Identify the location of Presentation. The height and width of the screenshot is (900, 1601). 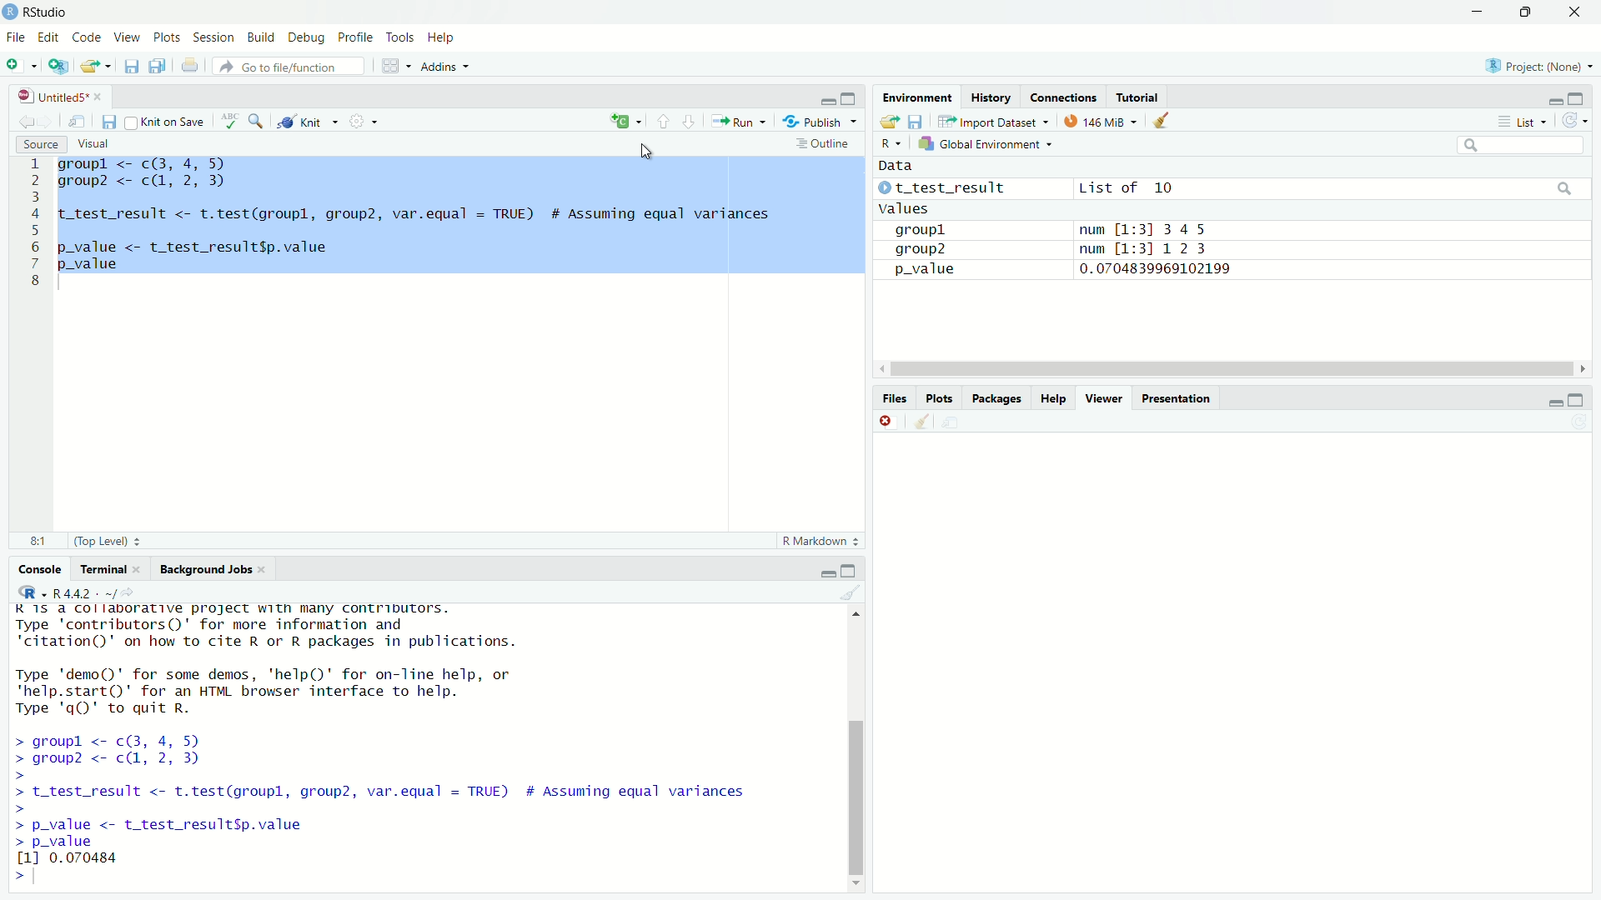
(1179, 397).